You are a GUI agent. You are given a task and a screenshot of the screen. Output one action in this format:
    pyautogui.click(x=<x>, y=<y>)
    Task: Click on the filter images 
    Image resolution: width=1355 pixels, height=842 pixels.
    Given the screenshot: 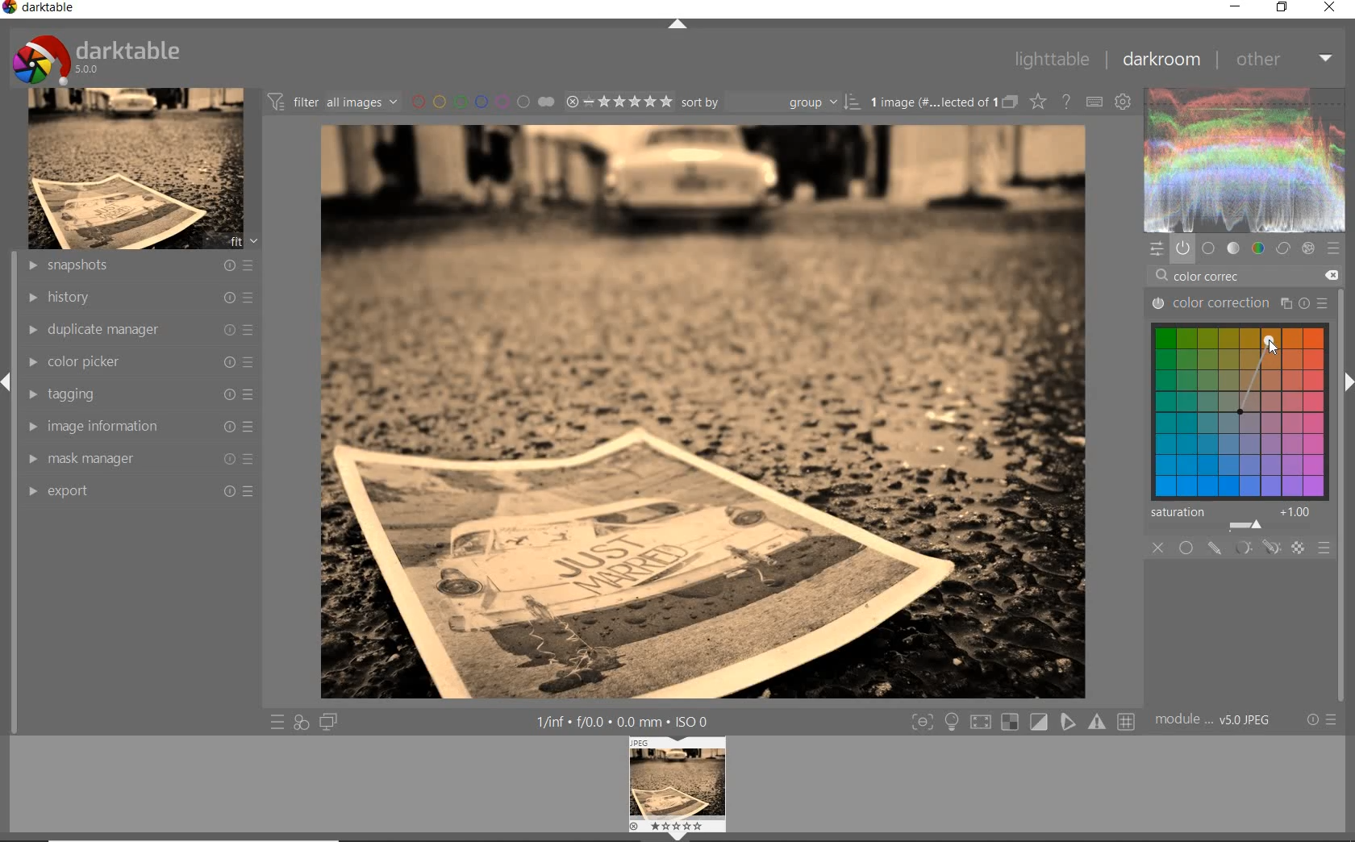 What is the action you would take?
    pyautogui.click(x=333, y=101)
    